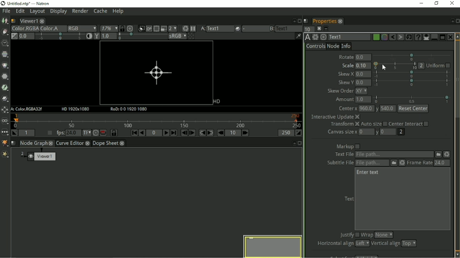 The image size is (460, 258). What do you see at coordinates (418, 37) in the screenshot?
I see `Advanced text generator node` at bounding box center [418, 37].